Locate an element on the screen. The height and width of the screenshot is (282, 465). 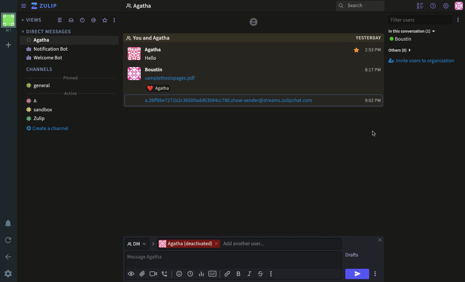
General is located at coordinates (41, 85).